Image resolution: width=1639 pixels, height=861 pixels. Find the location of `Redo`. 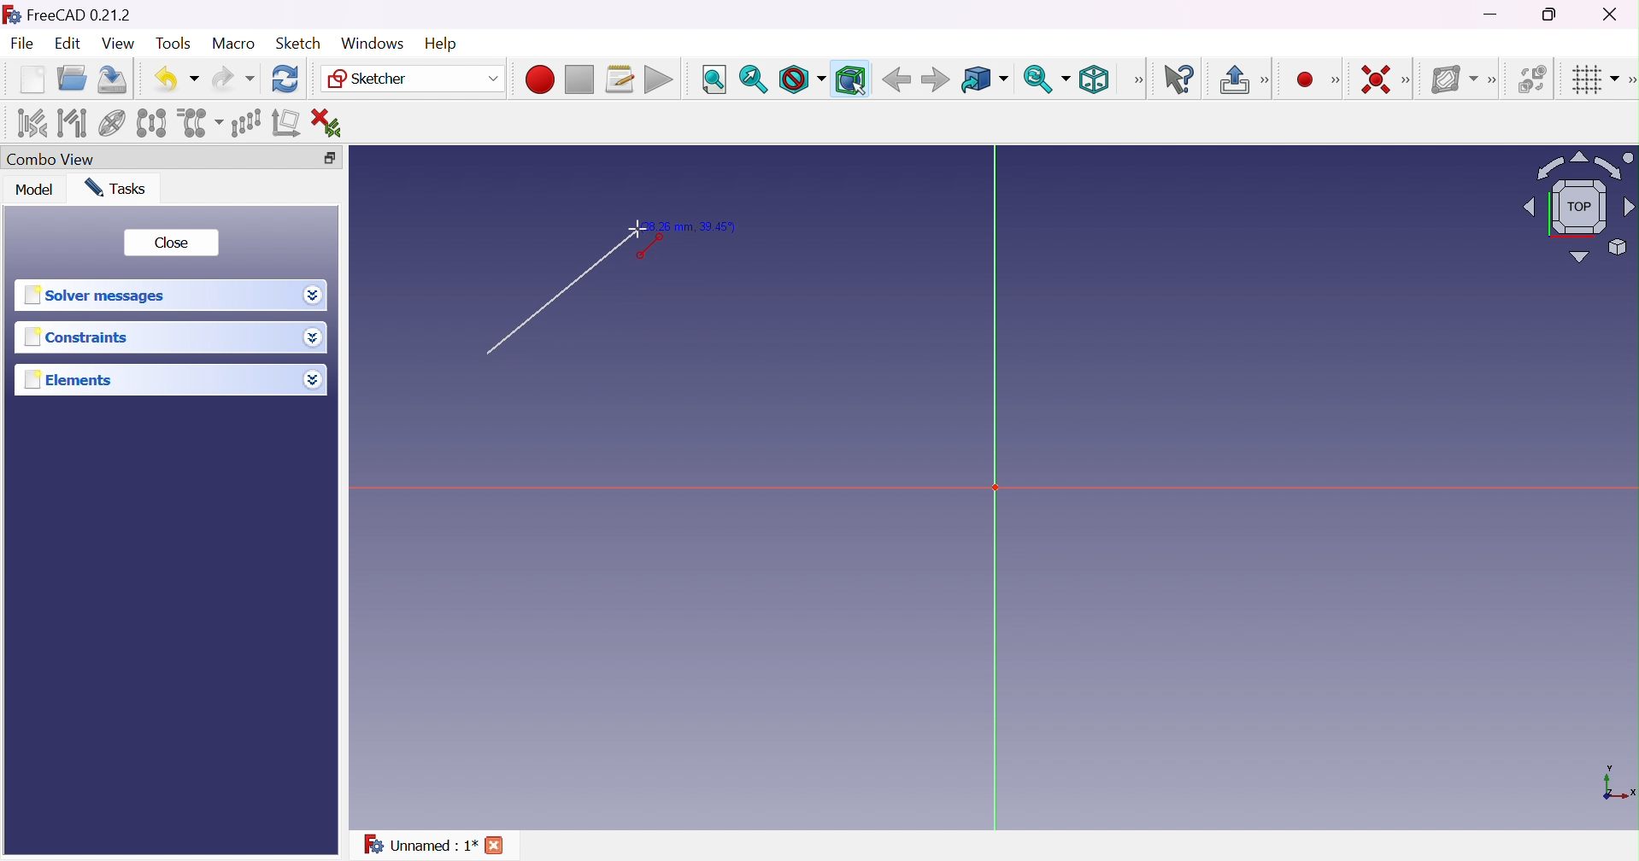

Redo is located at coordinates (232, 79).